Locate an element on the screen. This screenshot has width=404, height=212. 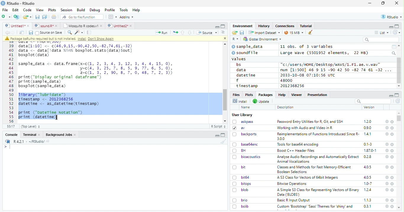
Terminal is located at coordinates (31, 135).